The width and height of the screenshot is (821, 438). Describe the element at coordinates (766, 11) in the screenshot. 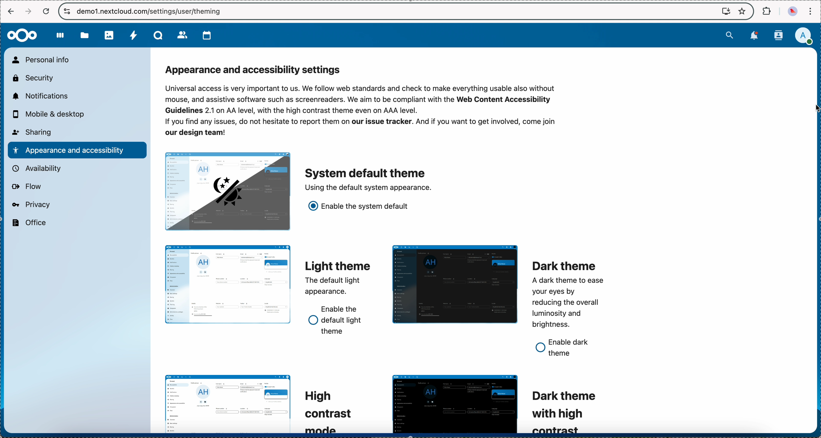

I see `extensions` at that location.